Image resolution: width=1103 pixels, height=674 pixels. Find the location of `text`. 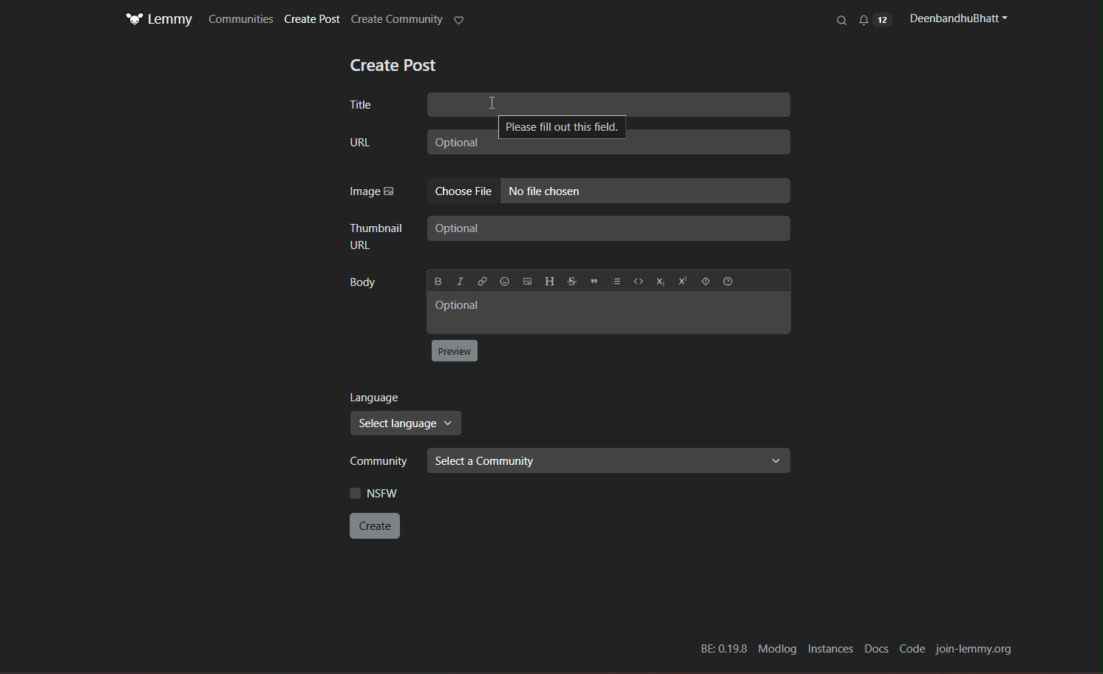

text is located at coordinates (394, 66).